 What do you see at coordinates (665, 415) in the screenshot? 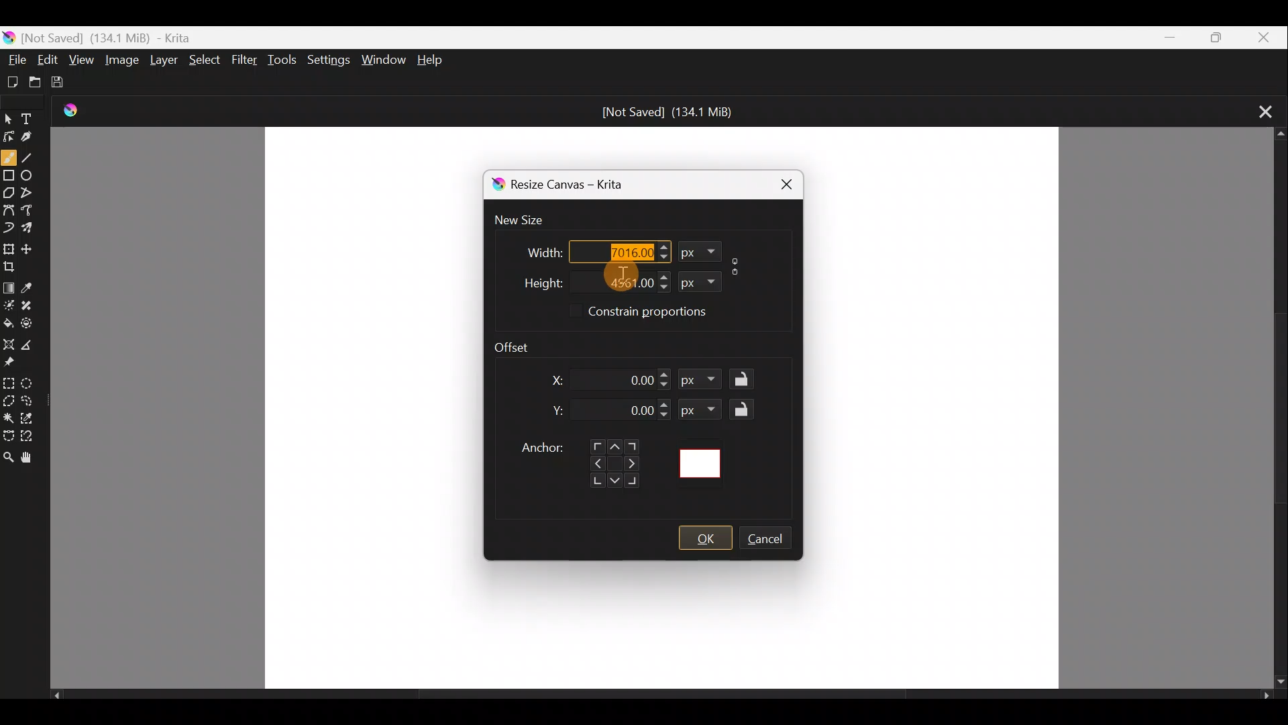
I see `Decrease Y dimension` at bounding box center [665, 415].